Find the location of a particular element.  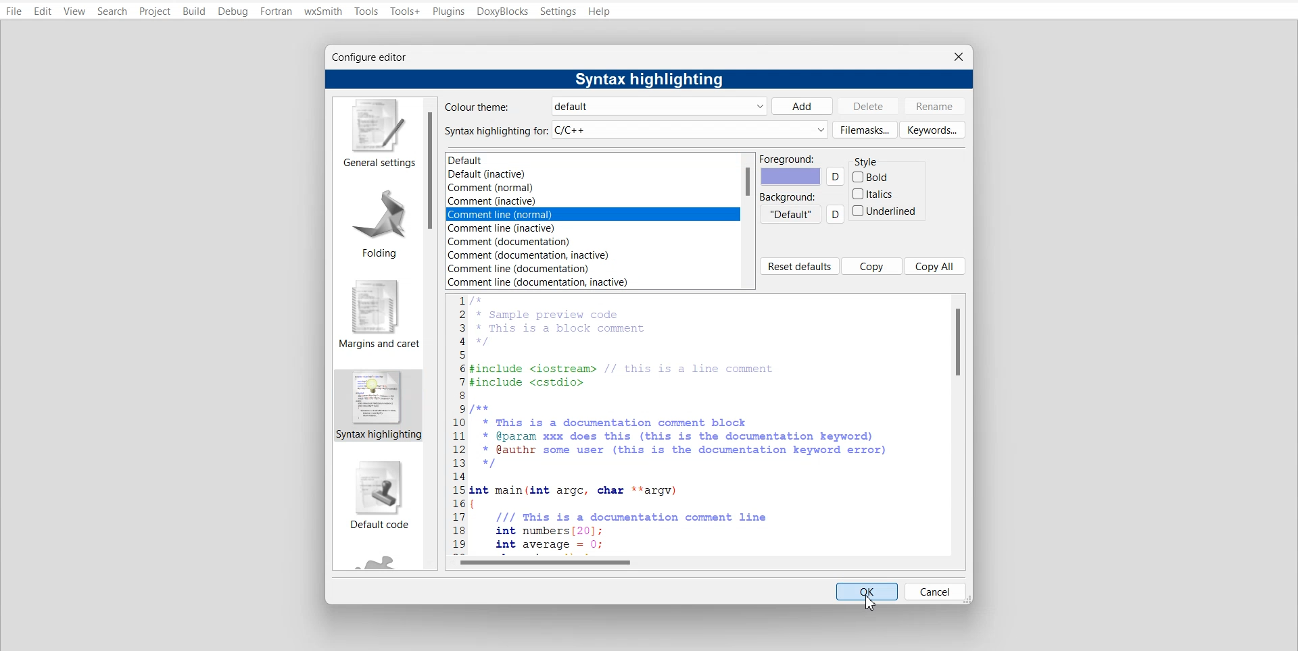

Configure editor is located at coordinates (378, 59).